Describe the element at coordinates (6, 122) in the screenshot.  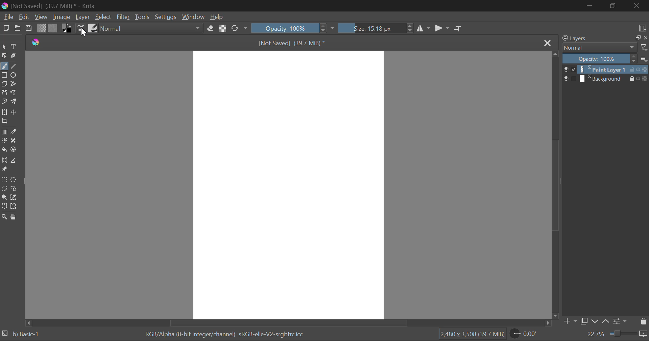
I see `Crop Layer` at that location.